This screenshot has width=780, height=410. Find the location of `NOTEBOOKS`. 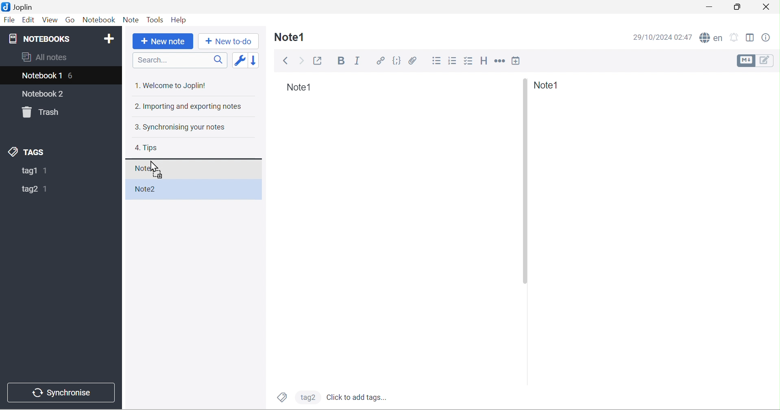

NOTEBOOKS is located at coordinates (39, 39).